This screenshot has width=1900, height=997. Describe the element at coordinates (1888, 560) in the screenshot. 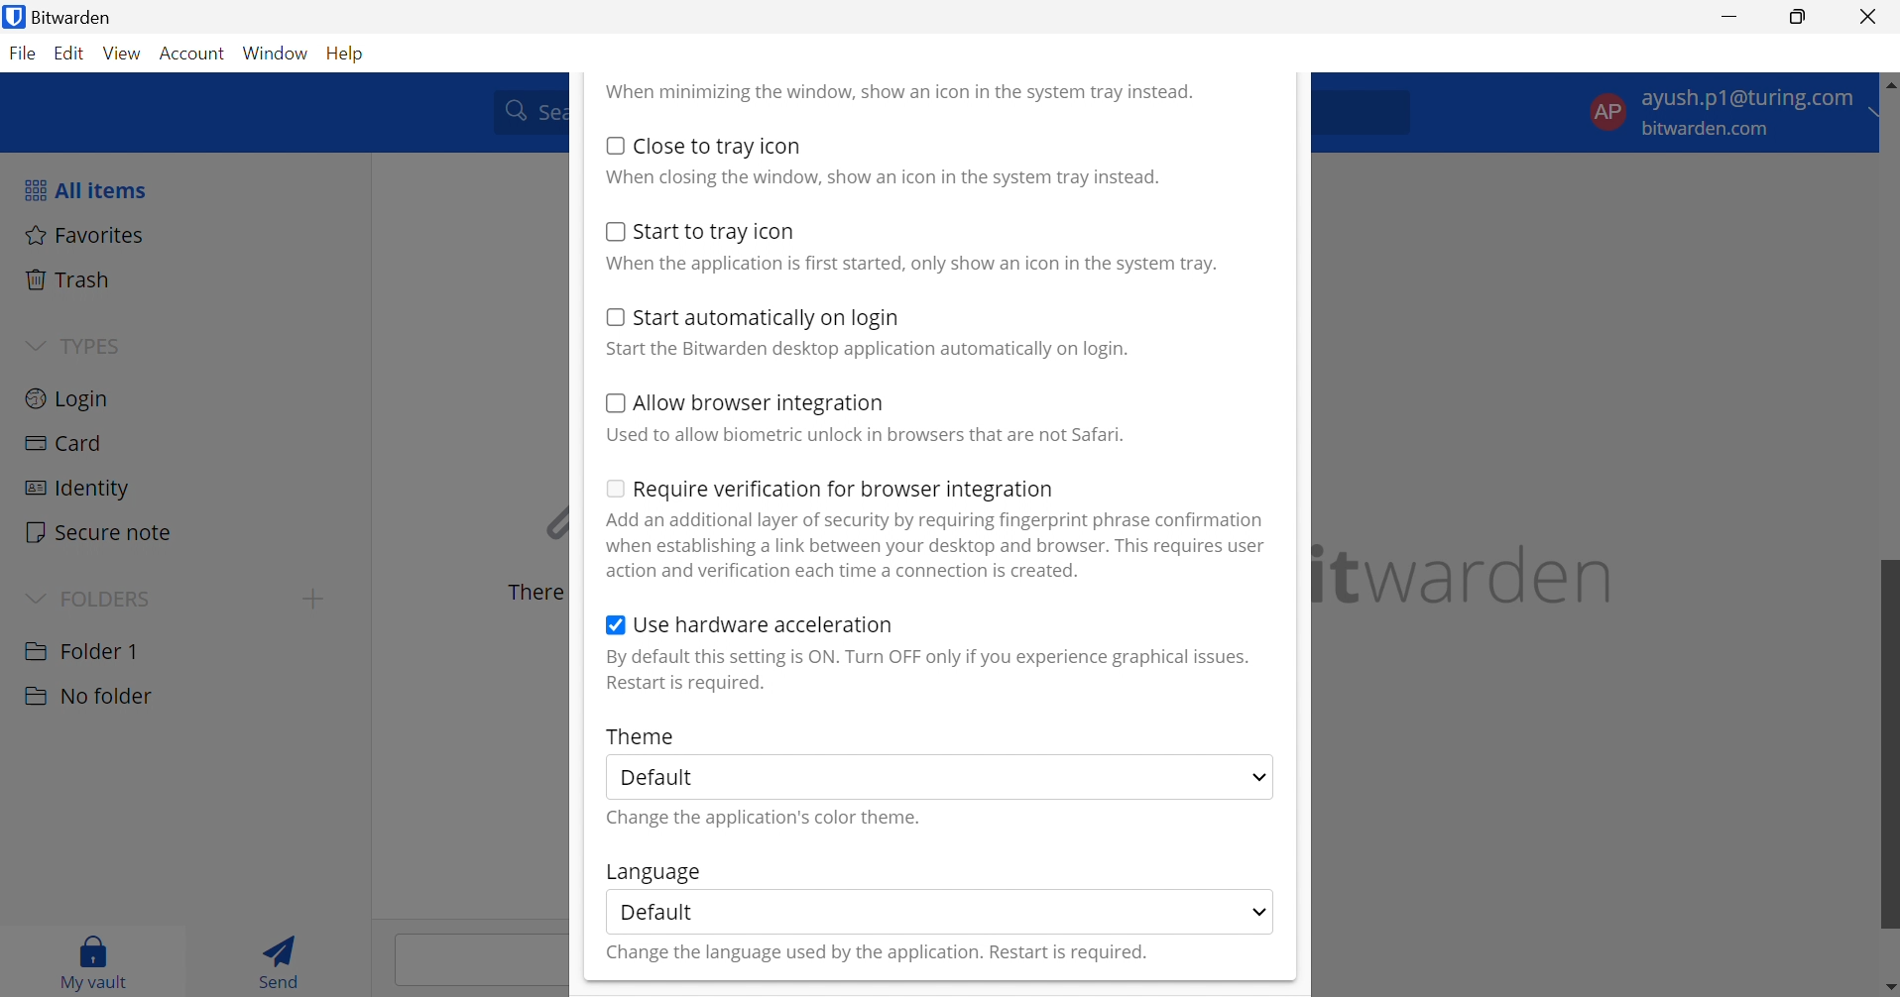

I see `Scroll Bar` at that location.